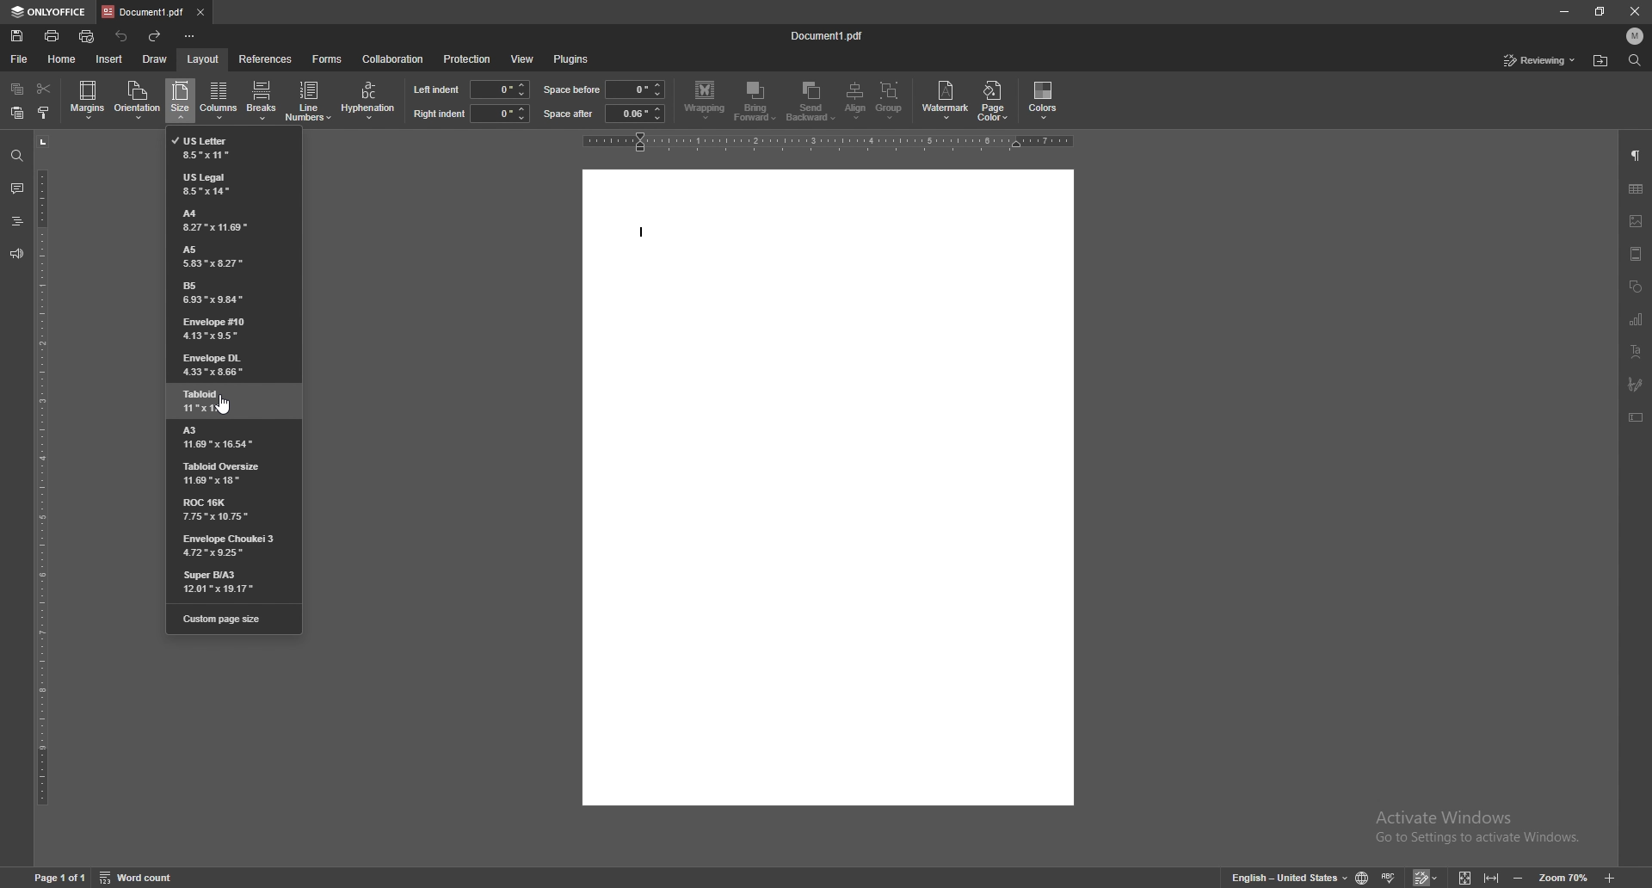 Image resolution: width=1652 pixels, height=888 pixels. What do you see at coordinates (1519, 878) in the screenshot?
I see `zoom out` at bounding box center [1519, 878].